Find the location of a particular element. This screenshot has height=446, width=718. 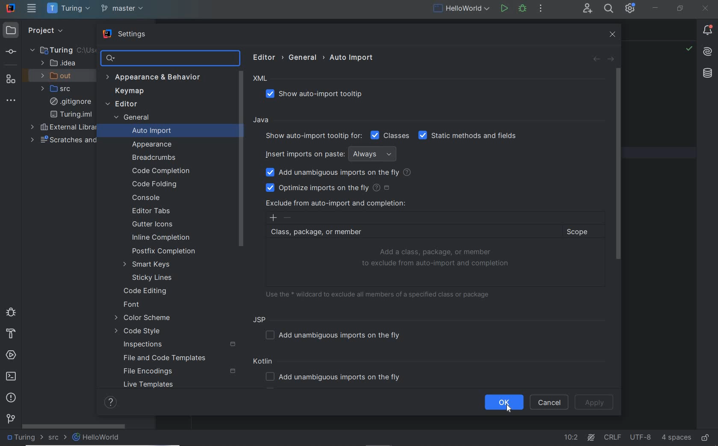

forward is located at coordinates (610, 59).